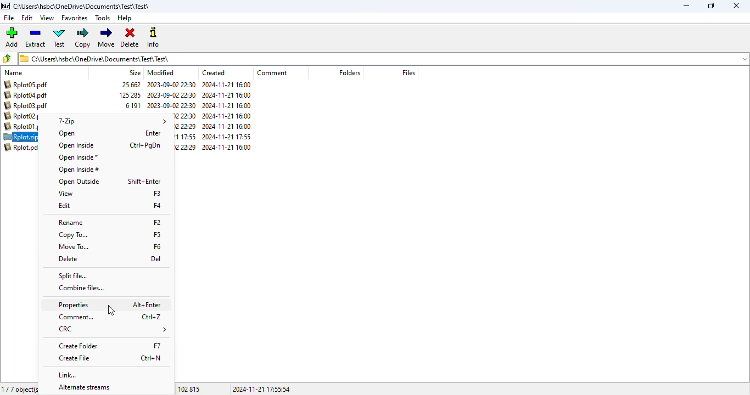  I want to click on view, so click(66, 194).